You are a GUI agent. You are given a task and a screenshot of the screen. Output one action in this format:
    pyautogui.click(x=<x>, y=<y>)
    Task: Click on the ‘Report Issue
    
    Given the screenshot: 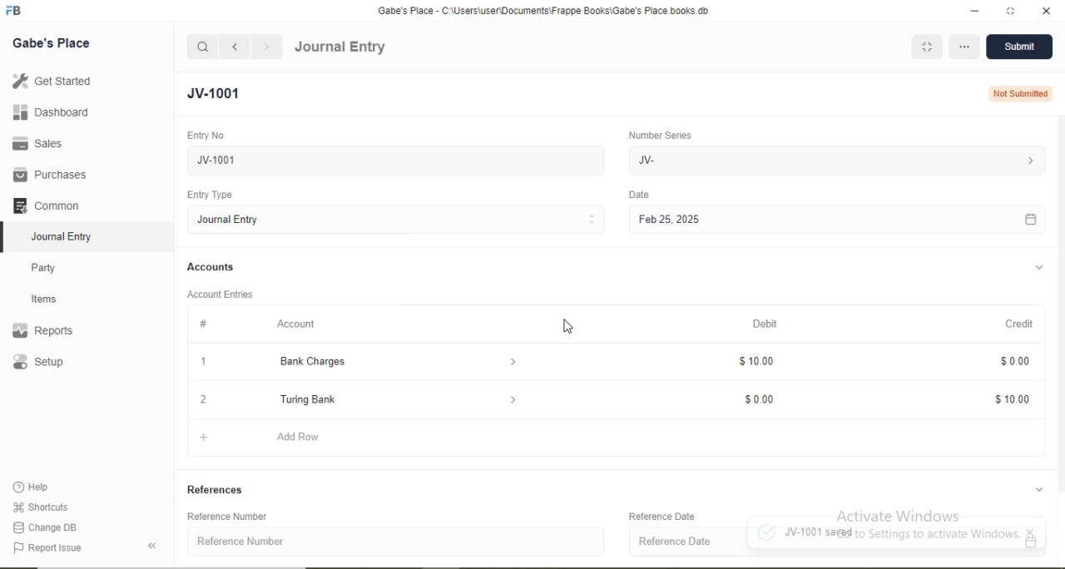 What is the action you would take?
    pyautogui.click(x=65, y=548)
    